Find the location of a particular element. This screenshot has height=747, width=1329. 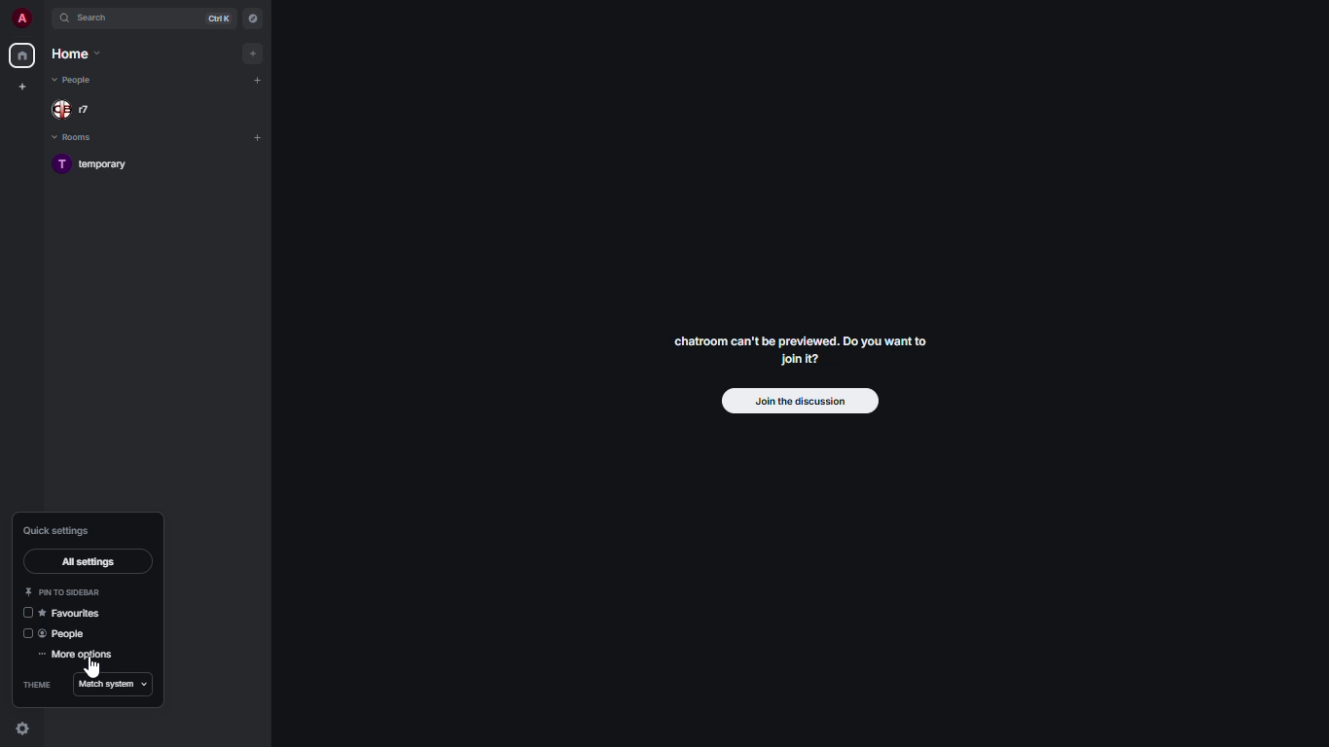

people is located at coordinates (66, 632).